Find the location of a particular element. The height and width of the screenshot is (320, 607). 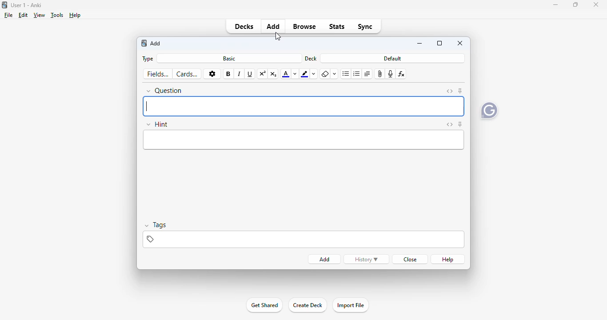

toggle sticky is located at coordinates (460, 91).